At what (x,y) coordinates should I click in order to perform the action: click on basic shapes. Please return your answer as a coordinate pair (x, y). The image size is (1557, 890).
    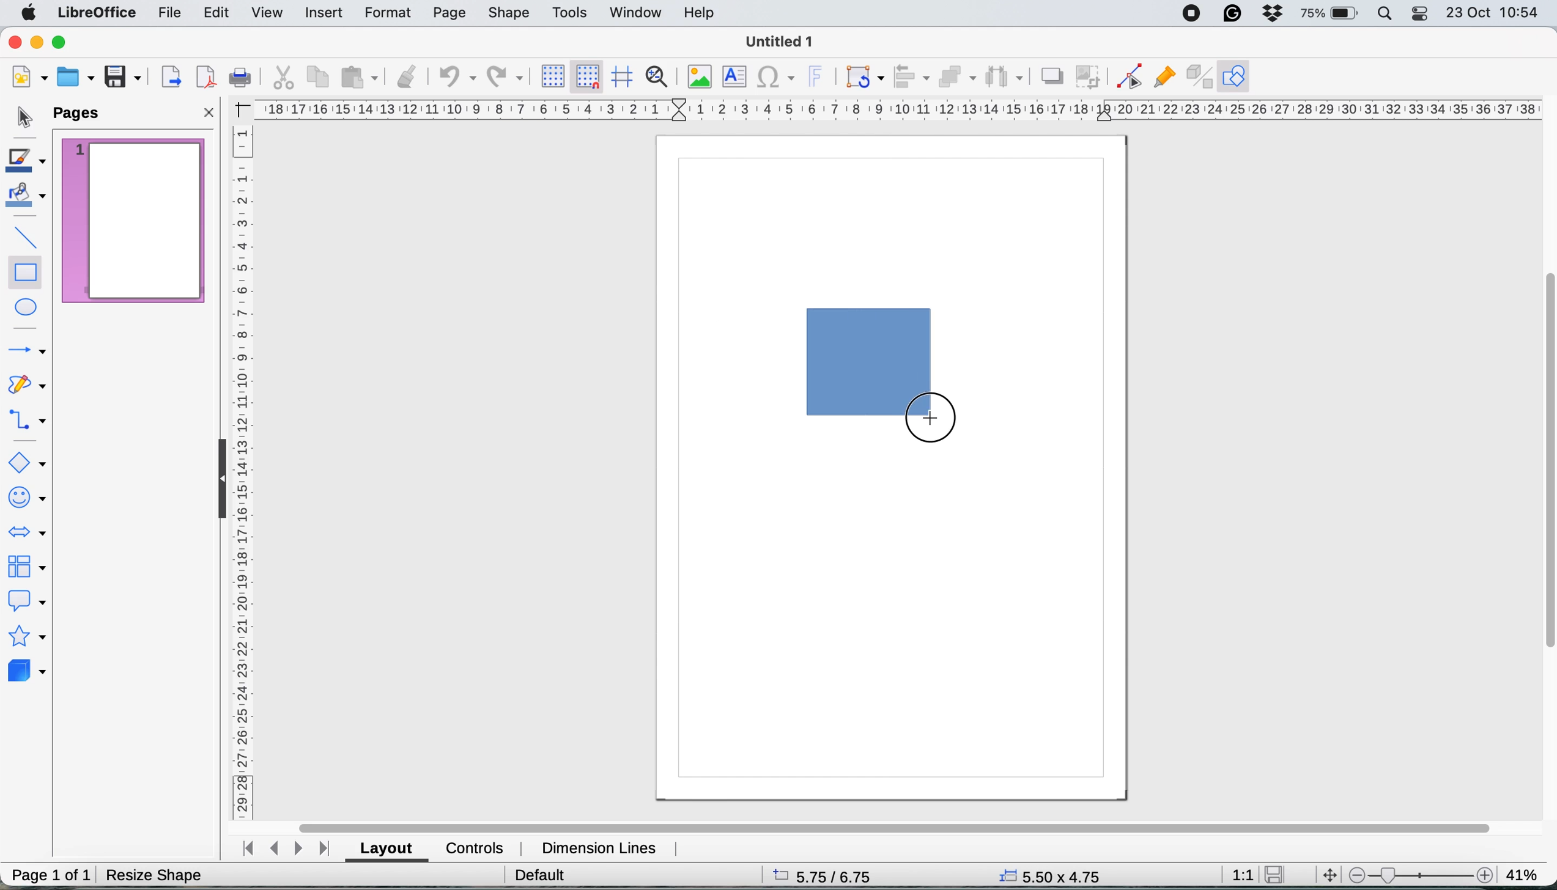
    Looking at the image, I should click on (29, 461).